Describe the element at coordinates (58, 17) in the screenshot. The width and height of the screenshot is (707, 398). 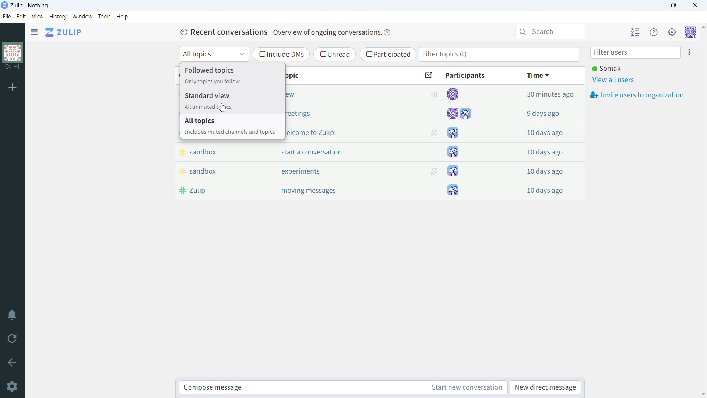
I see `history` at that location.